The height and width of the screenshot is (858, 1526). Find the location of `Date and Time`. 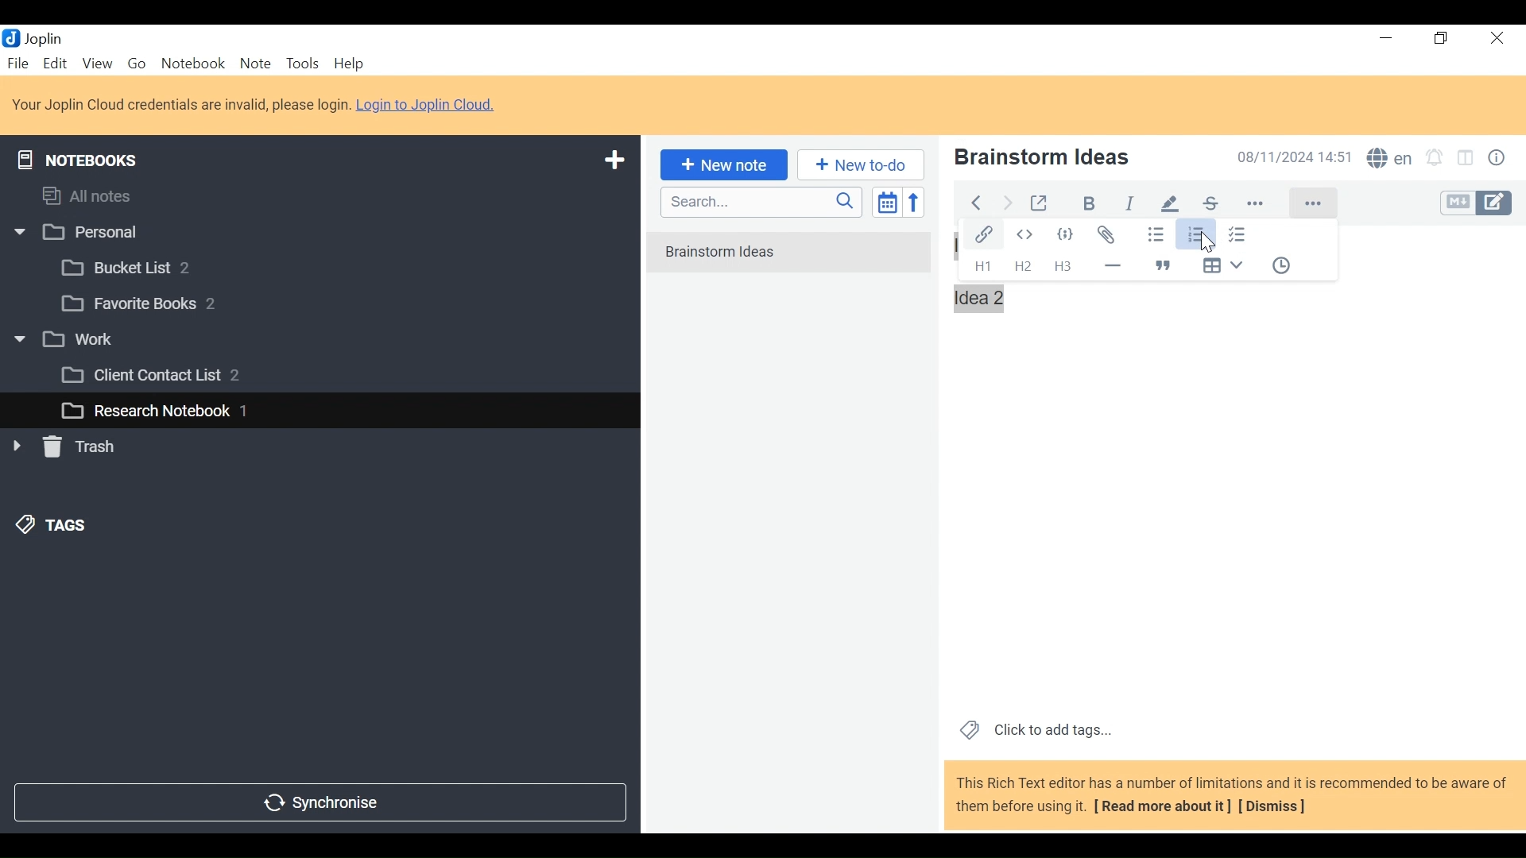

Date and Time is located at coordinates (1290, 157).